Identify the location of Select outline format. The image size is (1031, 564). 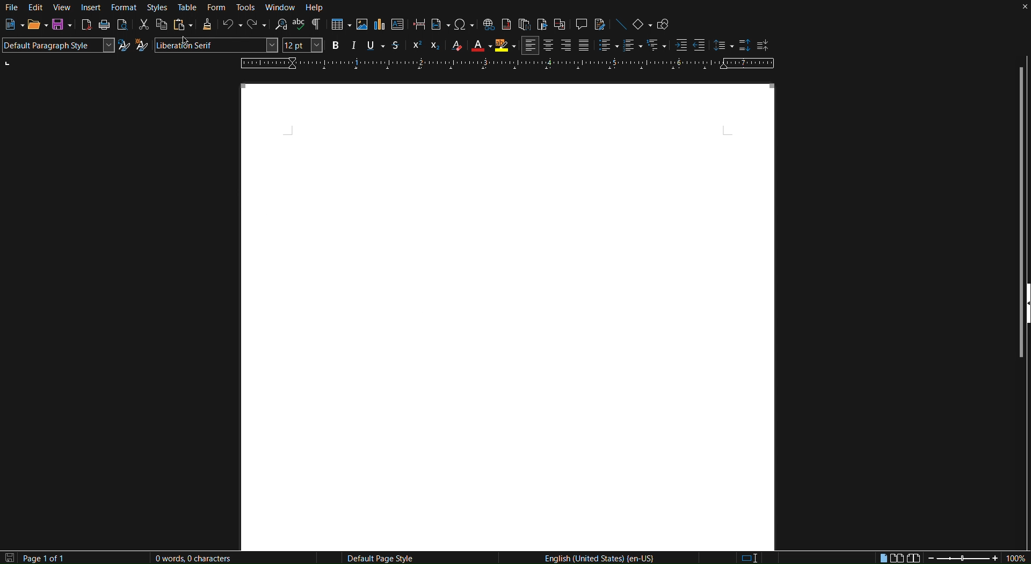
(656, 47).